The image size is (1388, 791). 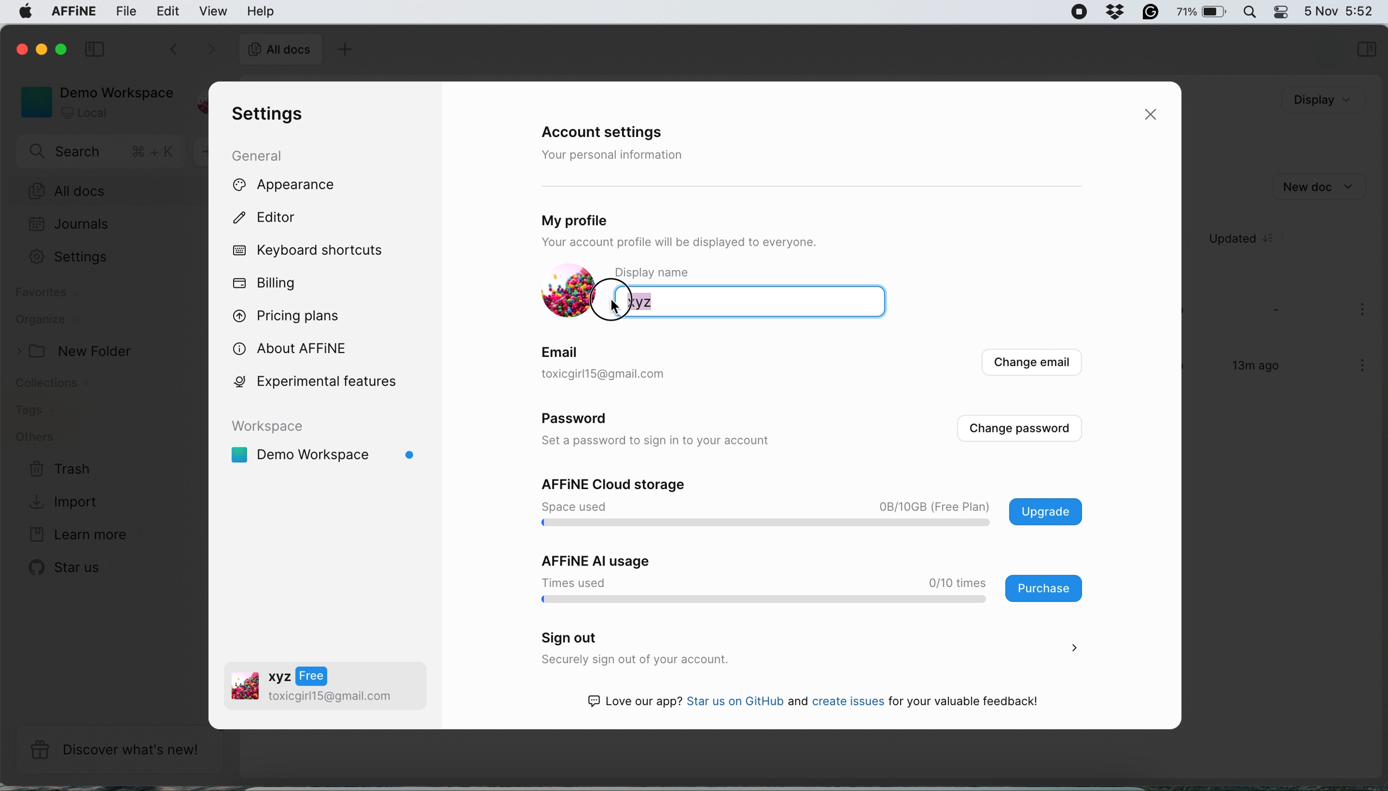 What do you see at coordinates (823, 703) in the screenshot?
I see `Love our app? Star us on GitHub and create issues for your valuable feedback!` at bounding box center [823, 703].